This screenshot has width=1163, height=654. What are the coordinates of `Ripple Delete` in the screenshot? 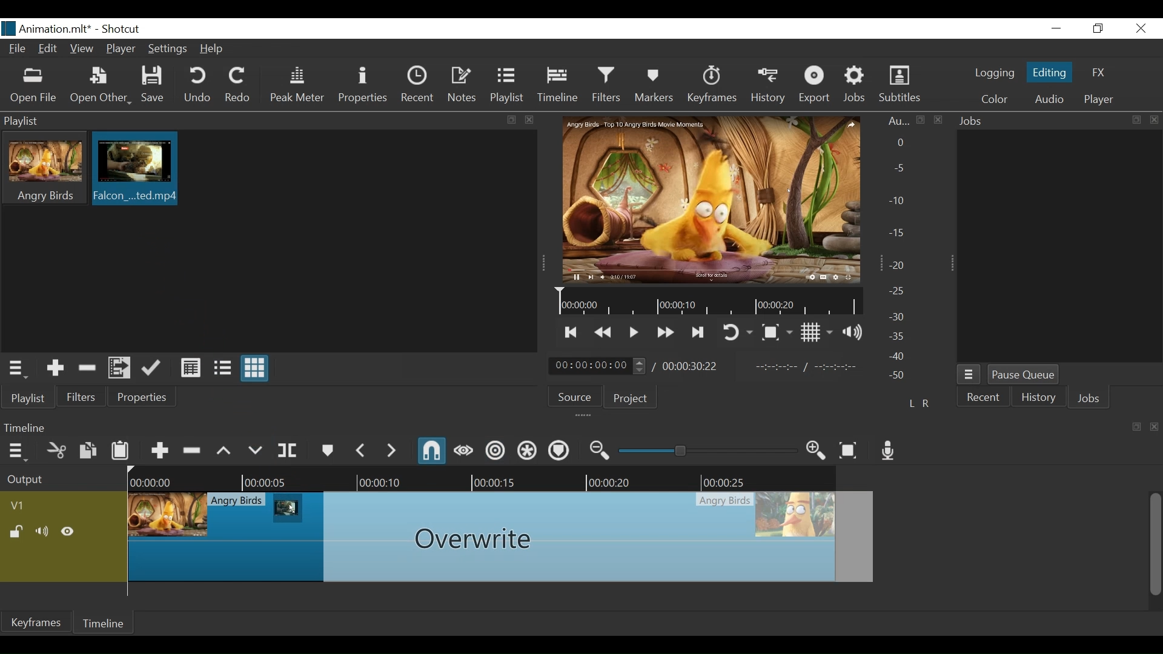 It's located at (193, 449).